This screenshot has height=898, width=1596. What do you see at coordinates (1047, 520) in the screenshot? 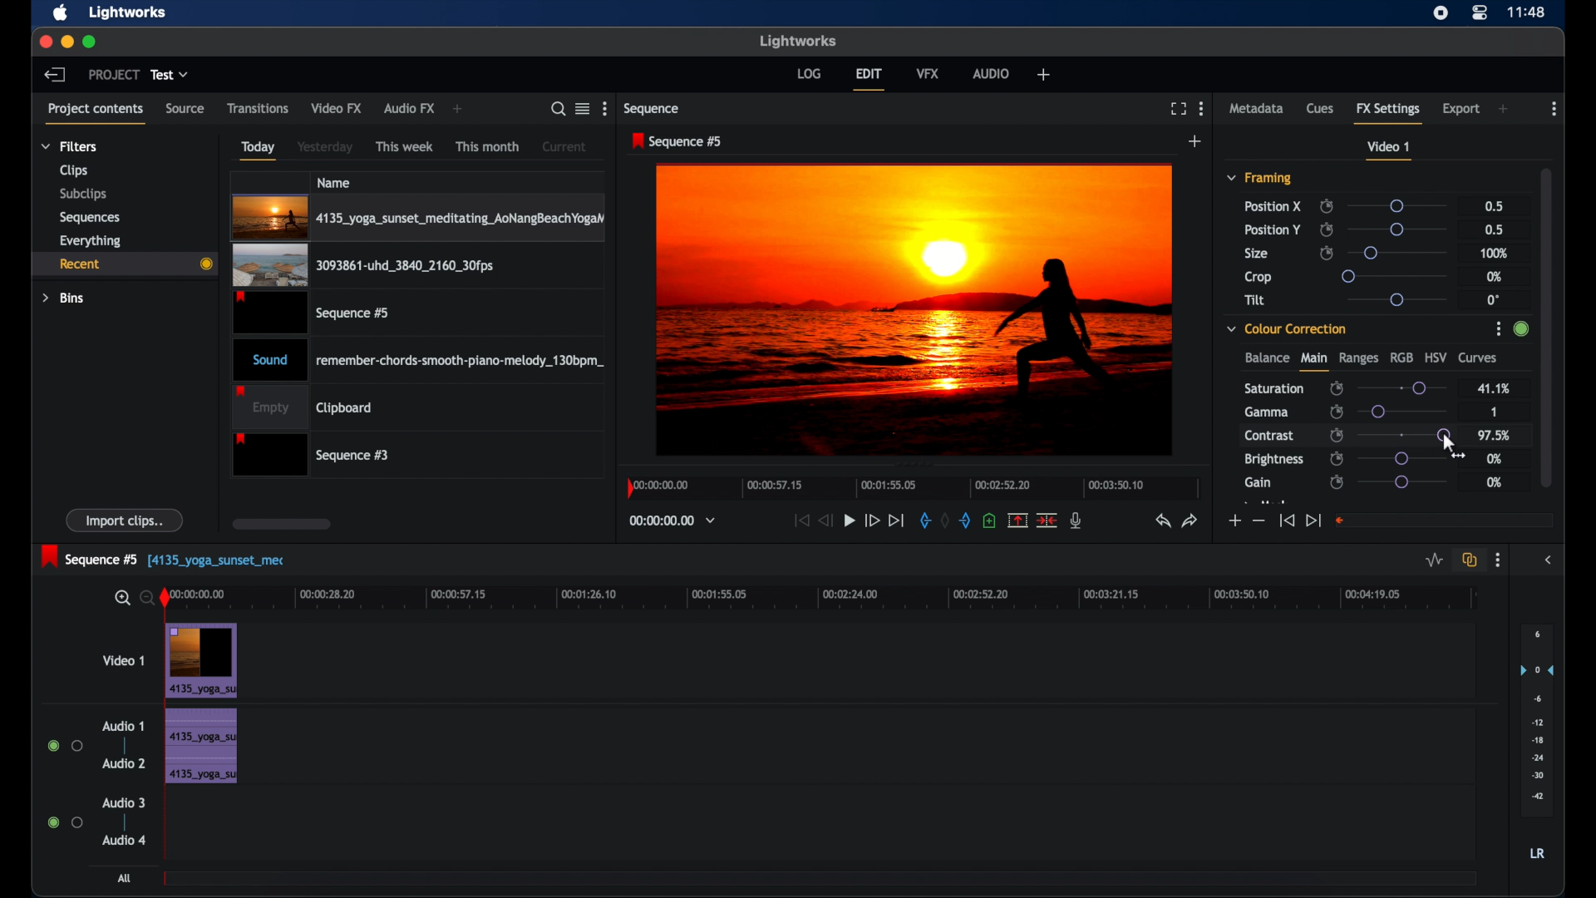
I see `cut` at bounding box center [1047, 520].